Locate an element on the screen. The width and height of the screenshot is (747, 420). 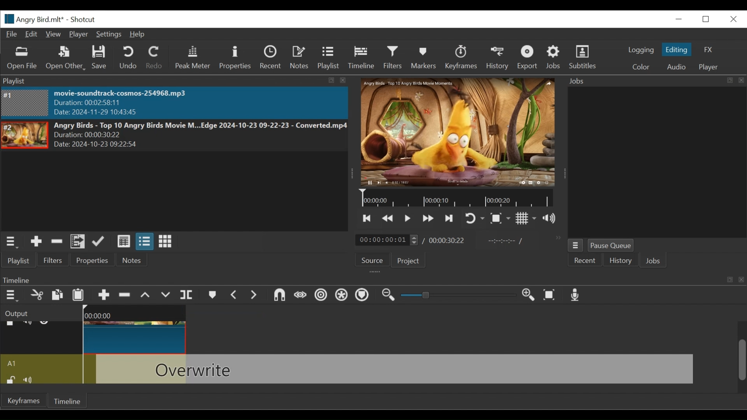
Copy is located at coordinates (59, 296).